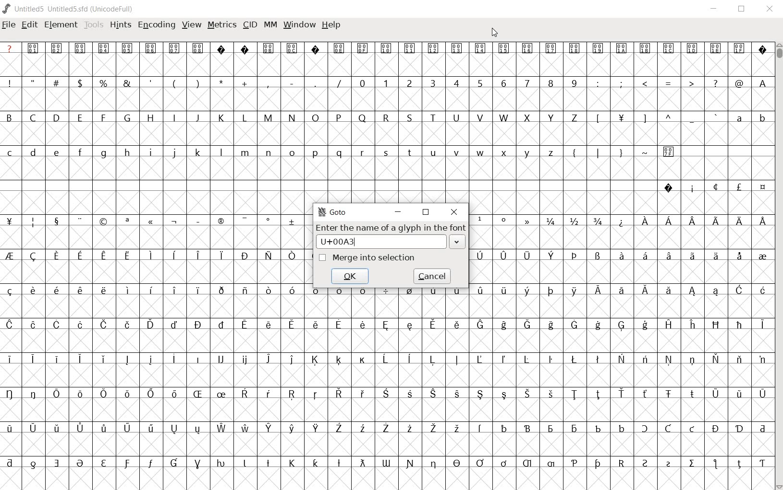  What do you see at coordinates (269, 153) in the screenshot?
I see `n` at bounding box center [269, 153].